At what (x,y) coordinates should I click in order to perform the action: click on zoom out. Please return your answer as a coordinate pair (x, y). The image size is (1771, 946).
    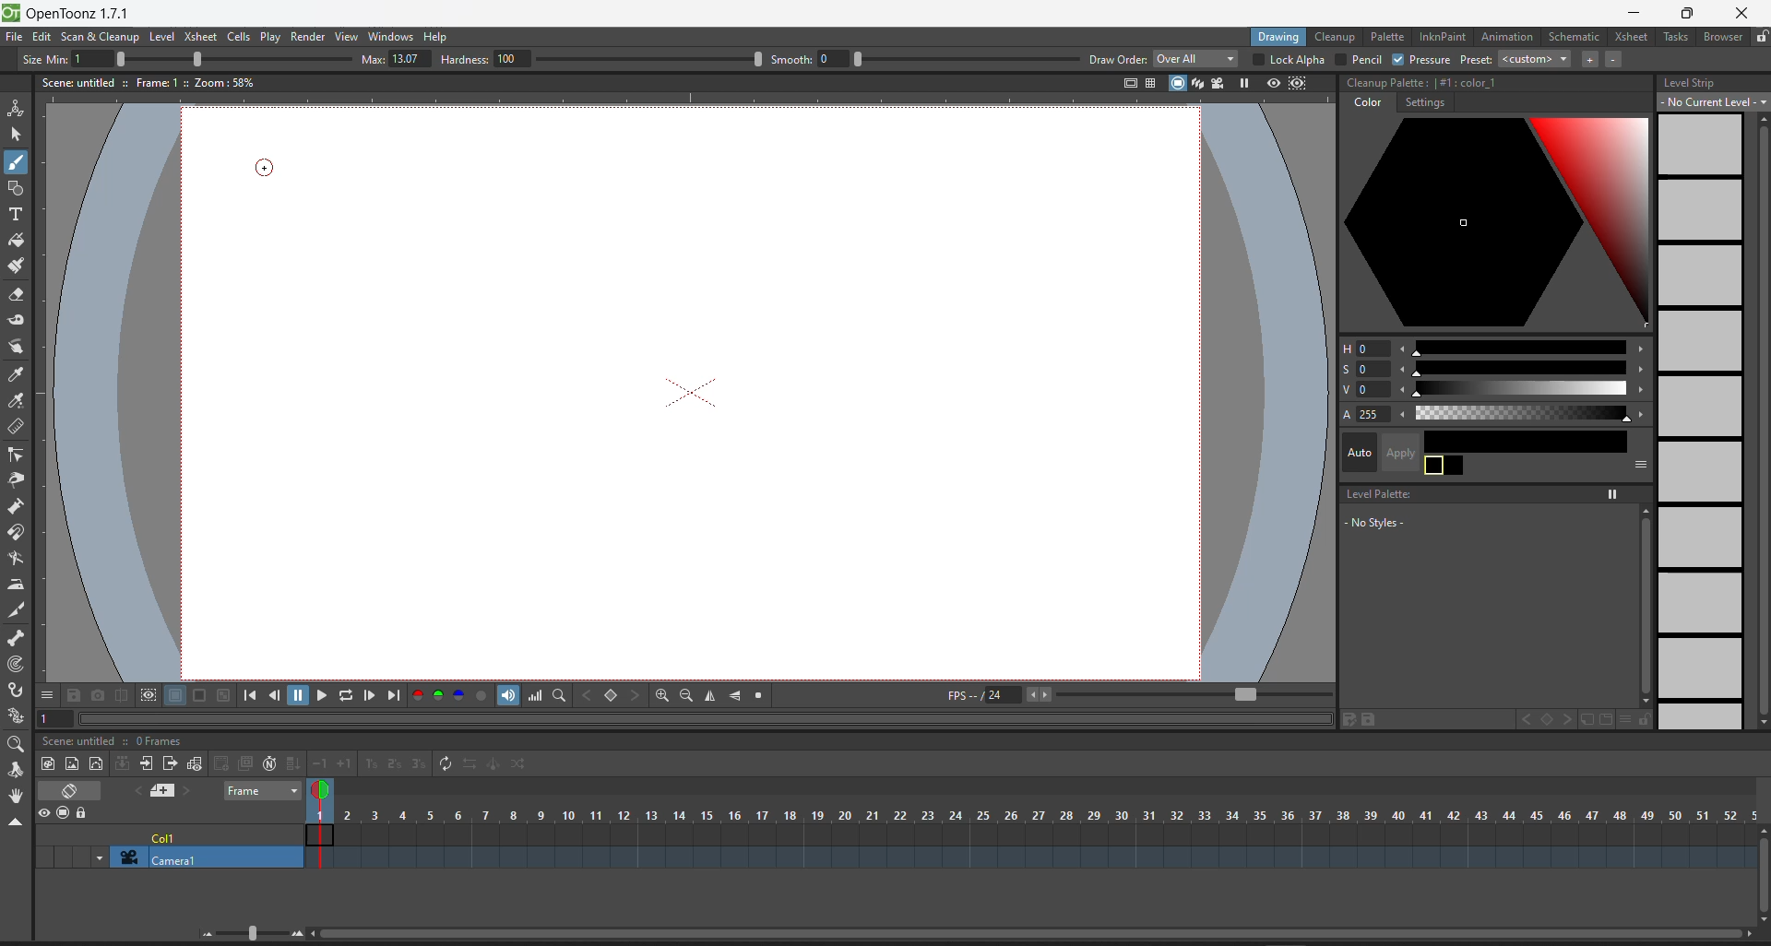
    Looking at the image, I should click on (205, 938).